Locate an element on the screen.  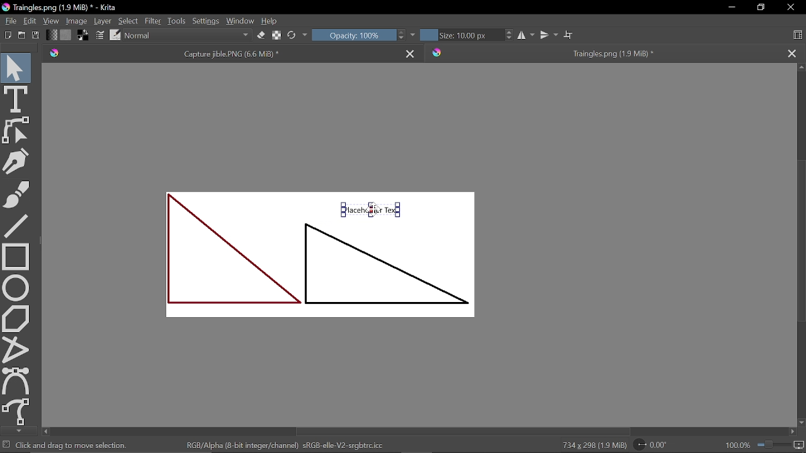
Filter is located at coordinates (152, 21).